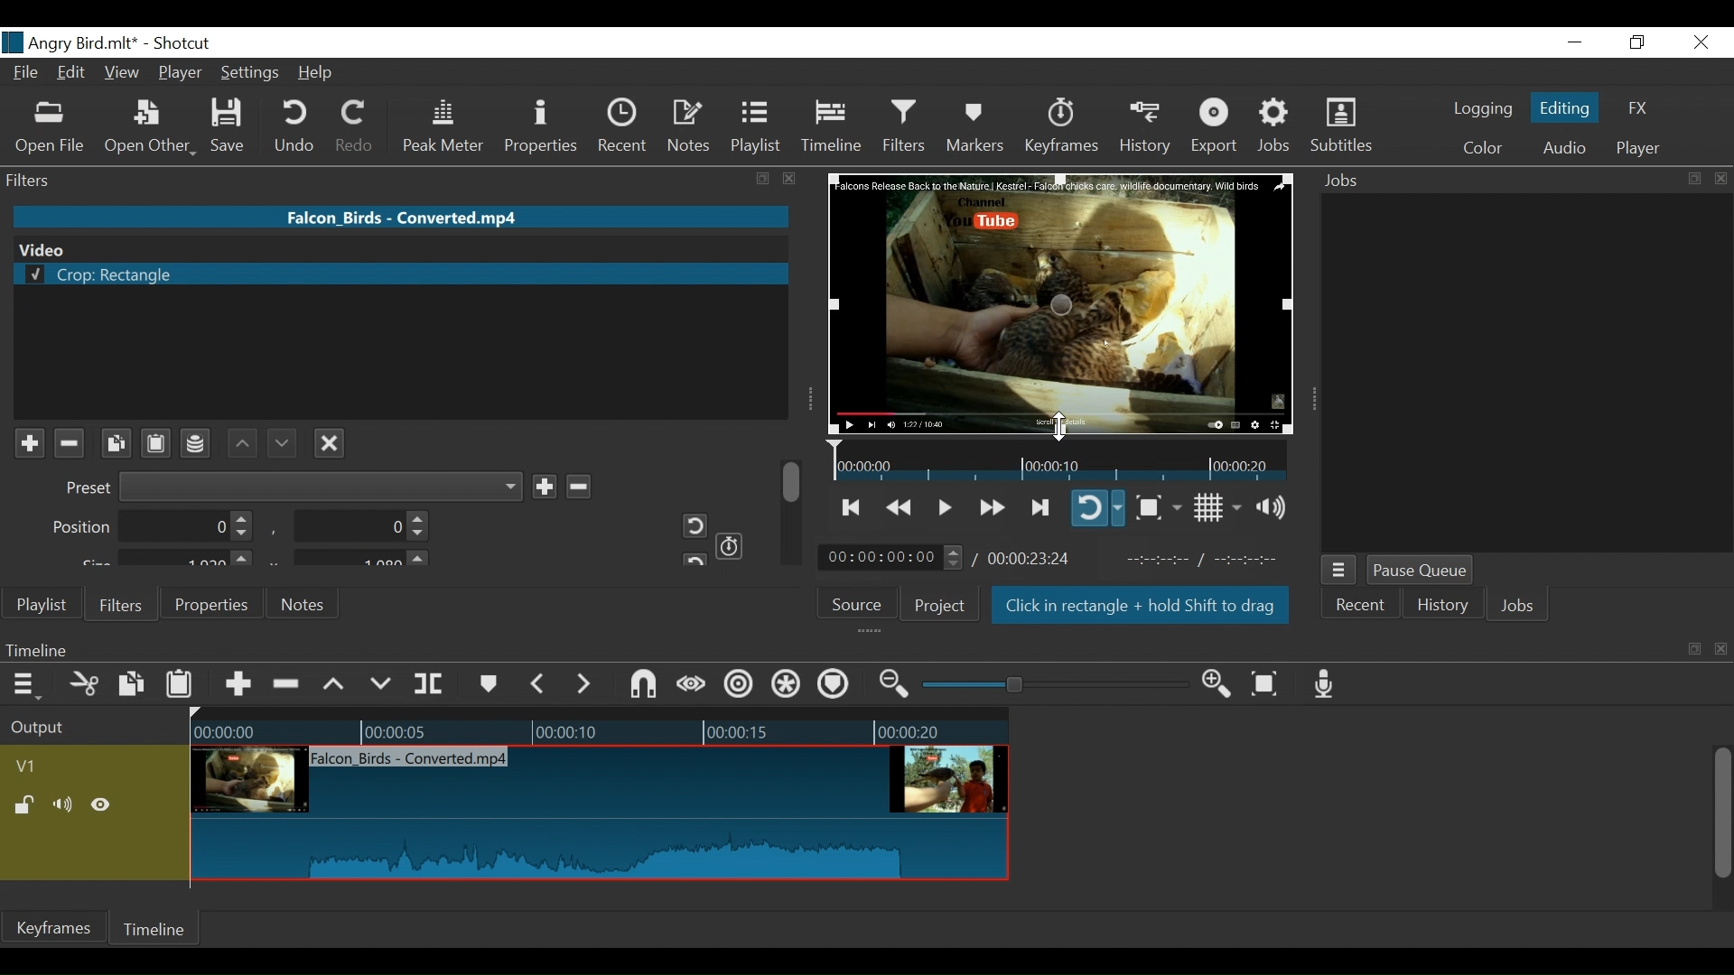  Describe the element at coordinates (85, 685) in the screenshot. I see `Cut` at that location.